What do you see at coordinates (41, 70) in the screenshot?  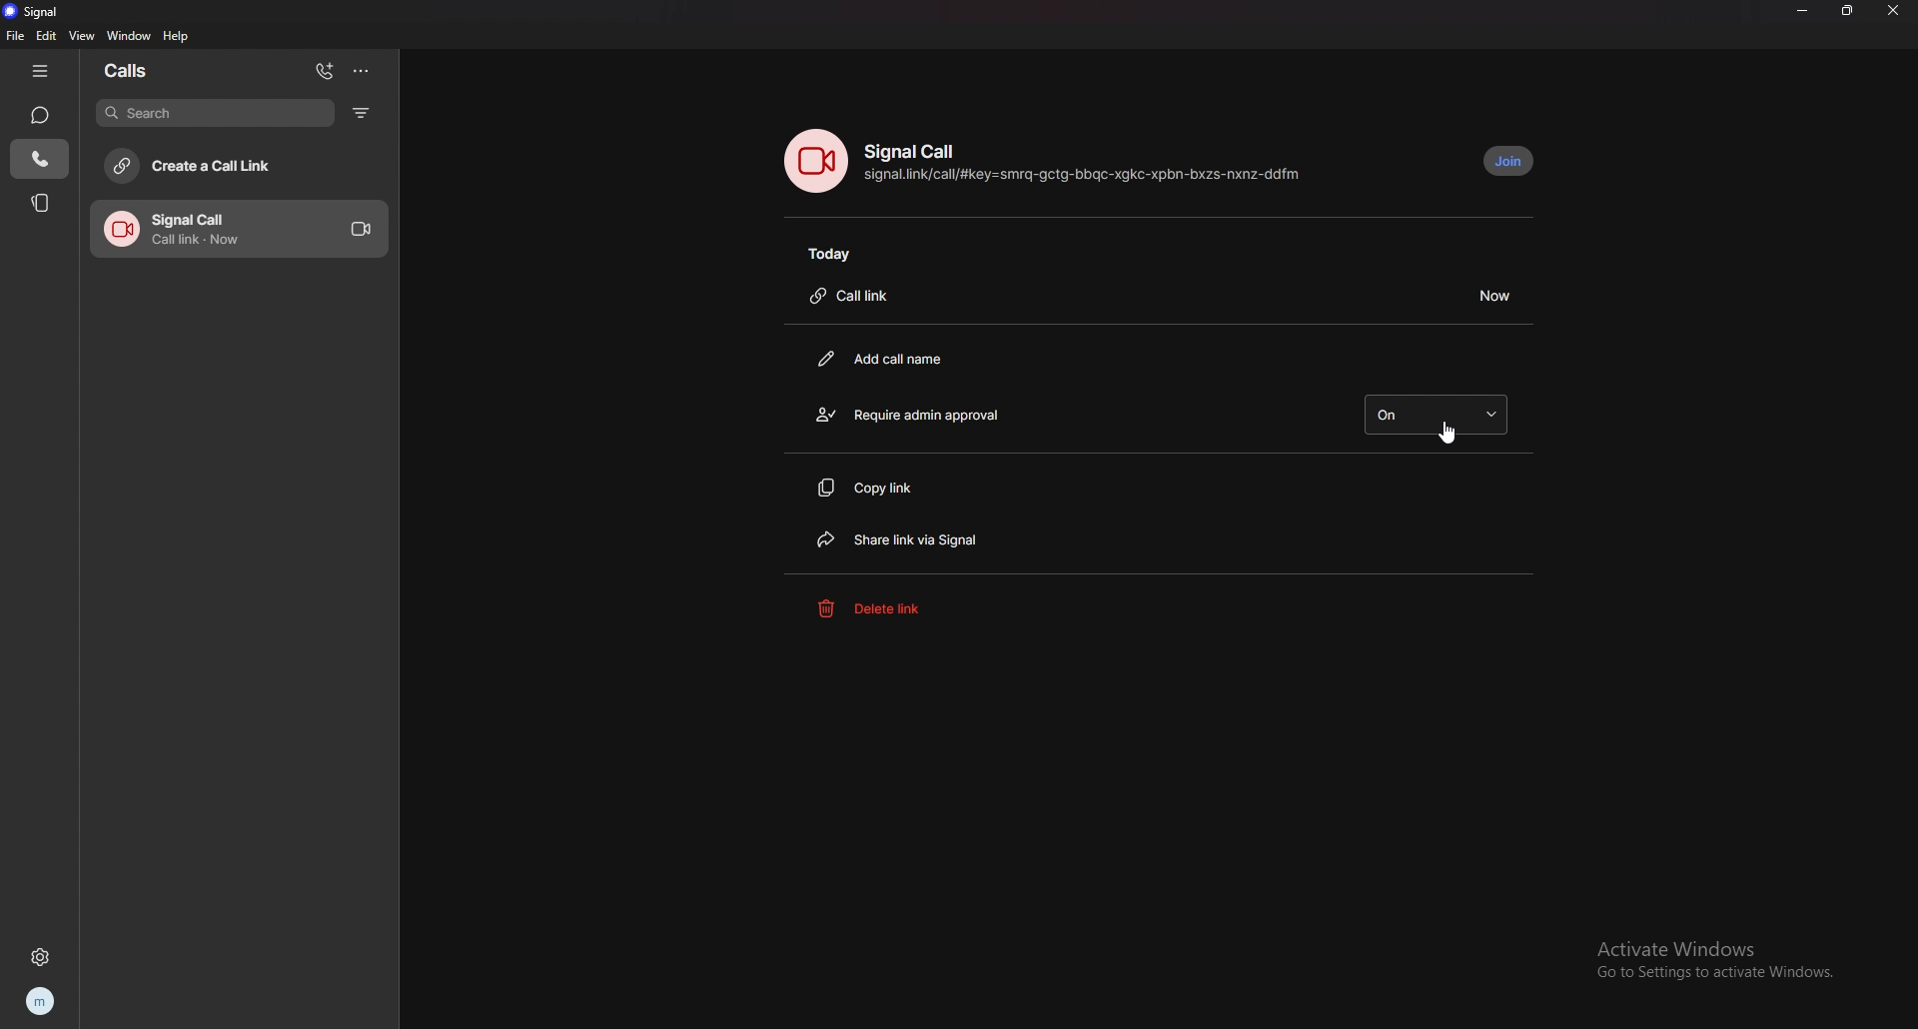 I see `hide tab` at bounding box center [41, 70].